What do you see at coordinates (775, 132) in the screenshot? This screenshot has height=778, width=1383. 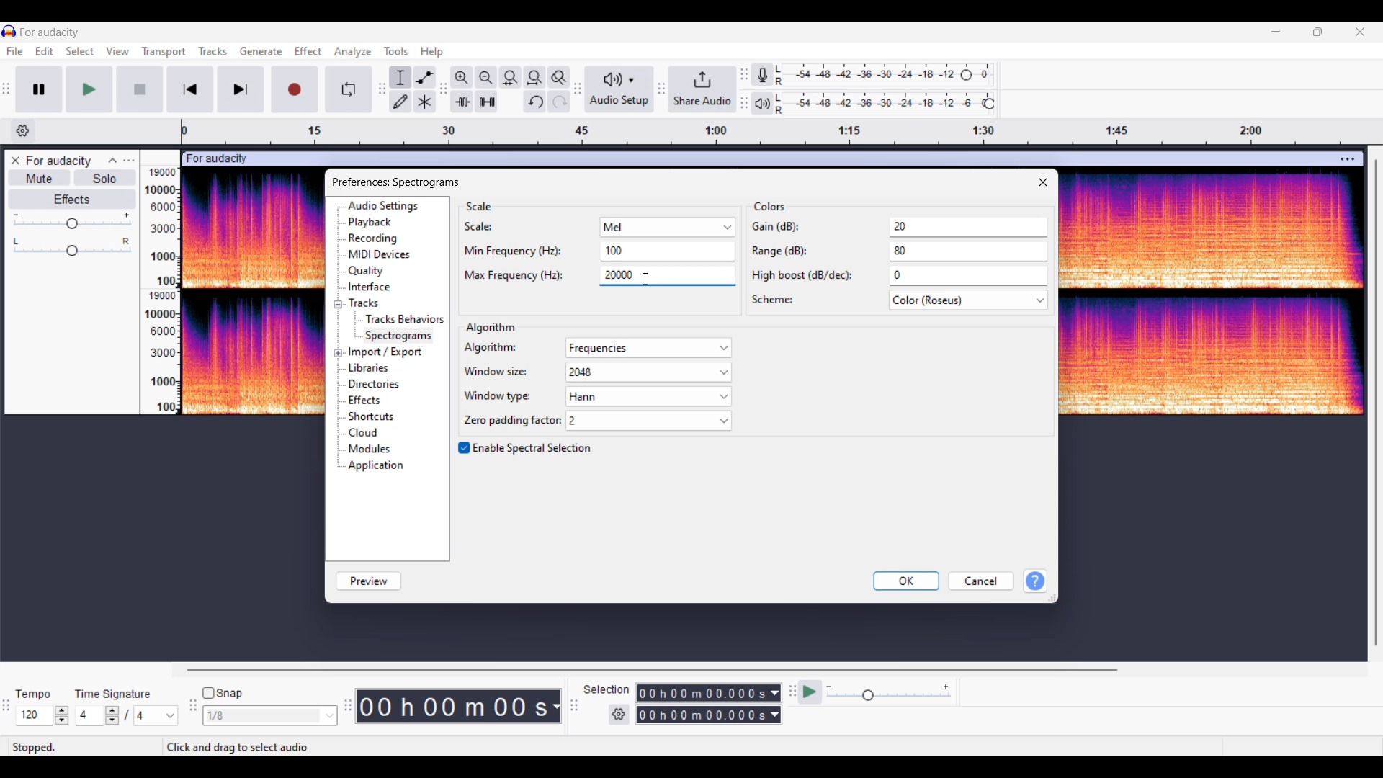 I see `Scale to measure length of track` at bounding box center [775, 132].